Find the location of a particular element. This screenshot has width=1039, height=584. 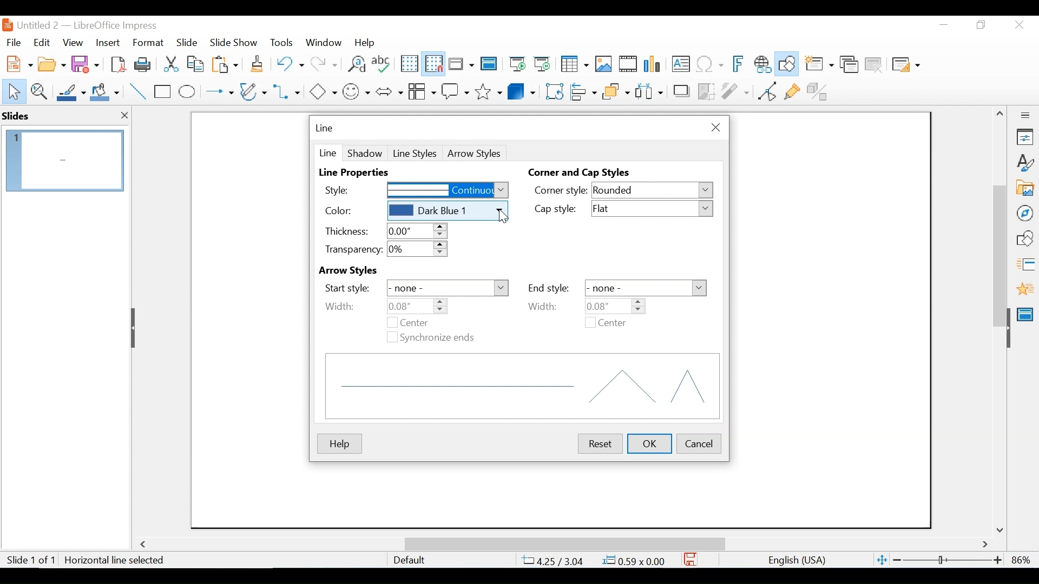

Export as PDF is located at coordinates (118, 63).